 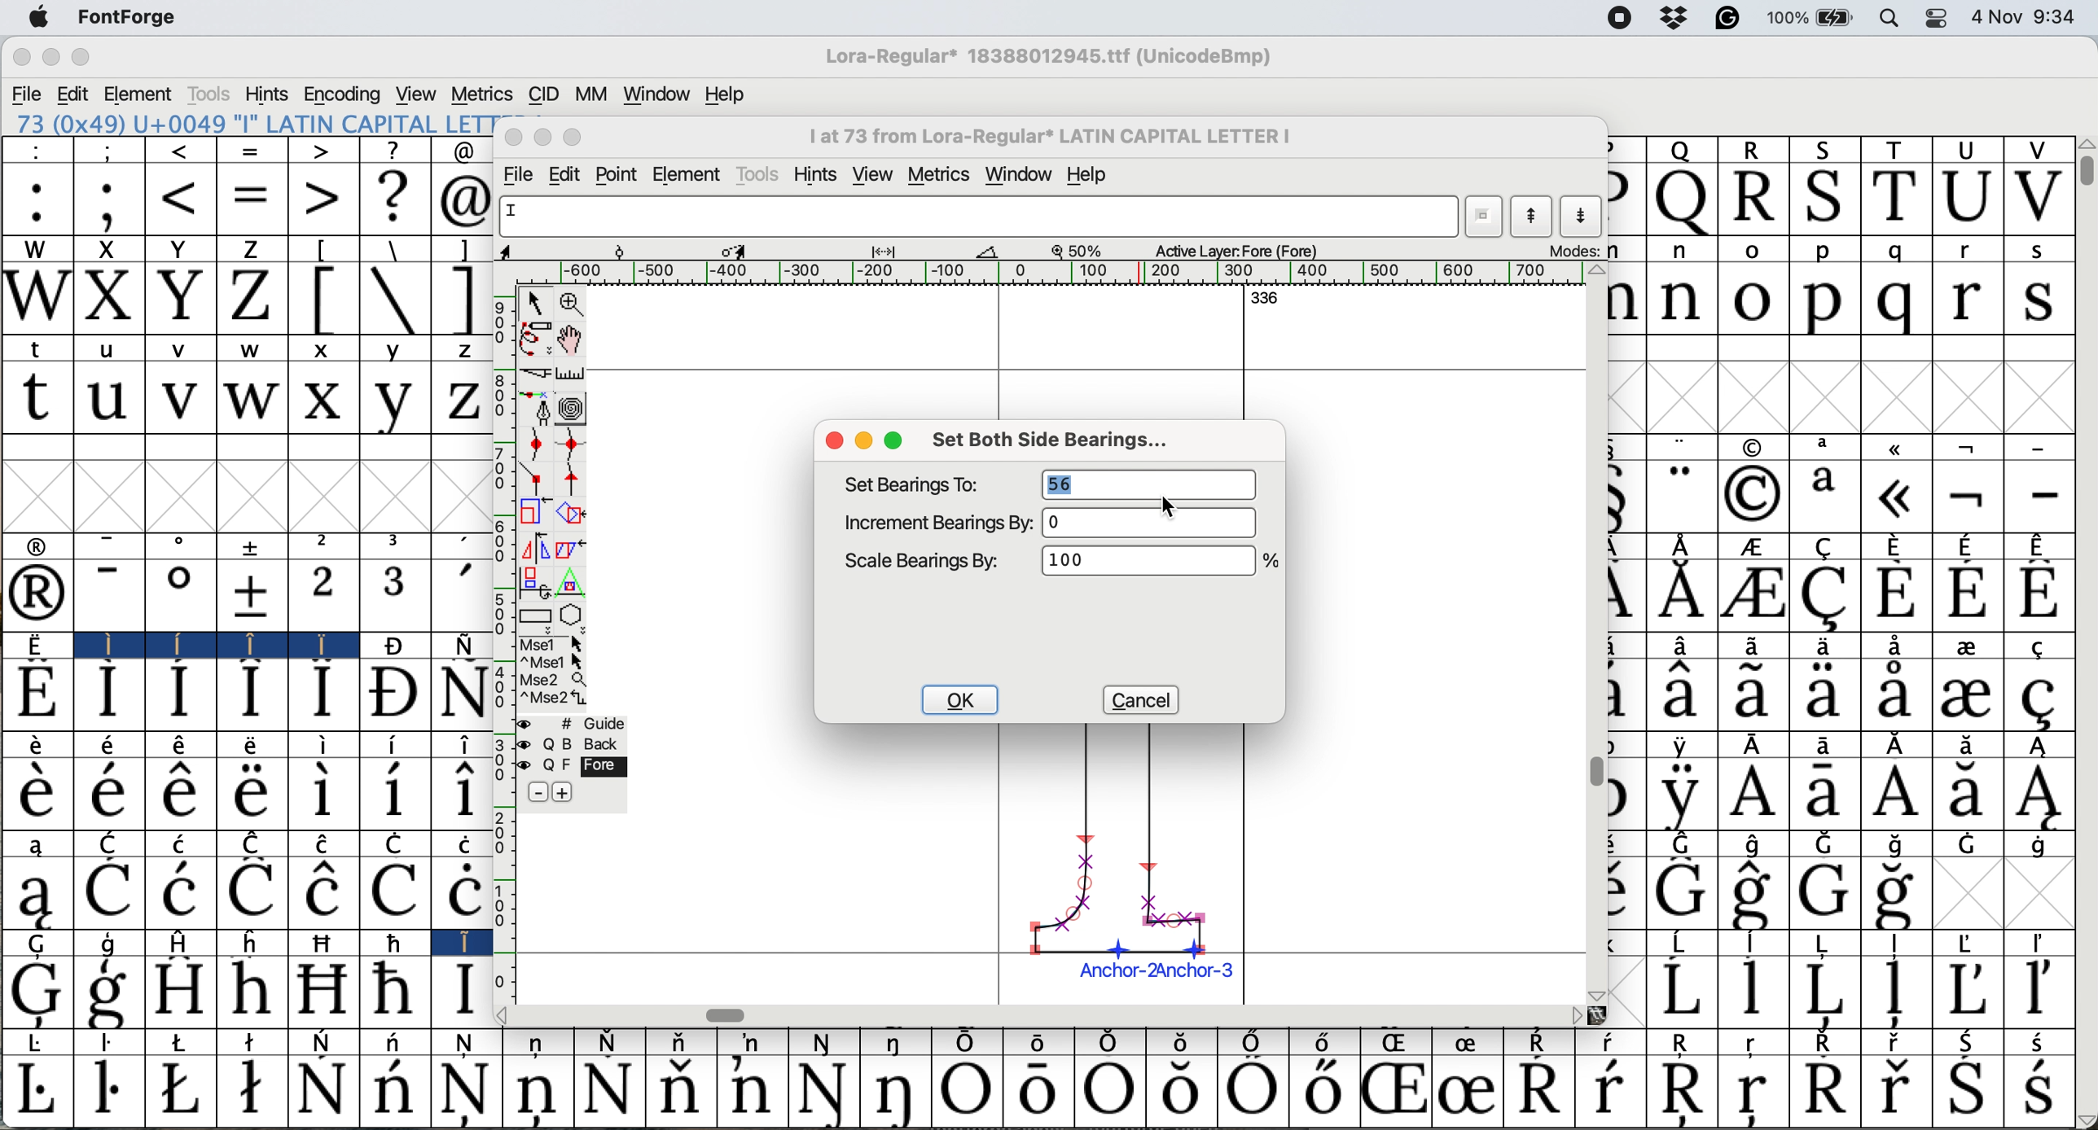 I want to click on r, so click(x=1966, y=300).